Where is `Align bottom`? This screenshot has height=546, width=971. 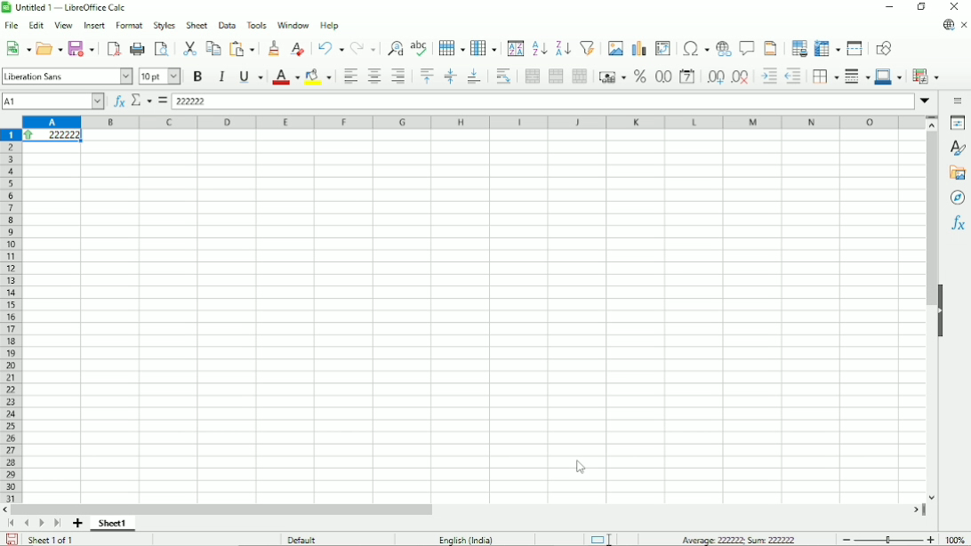 Align bottom is located at coordinates (473, 76).